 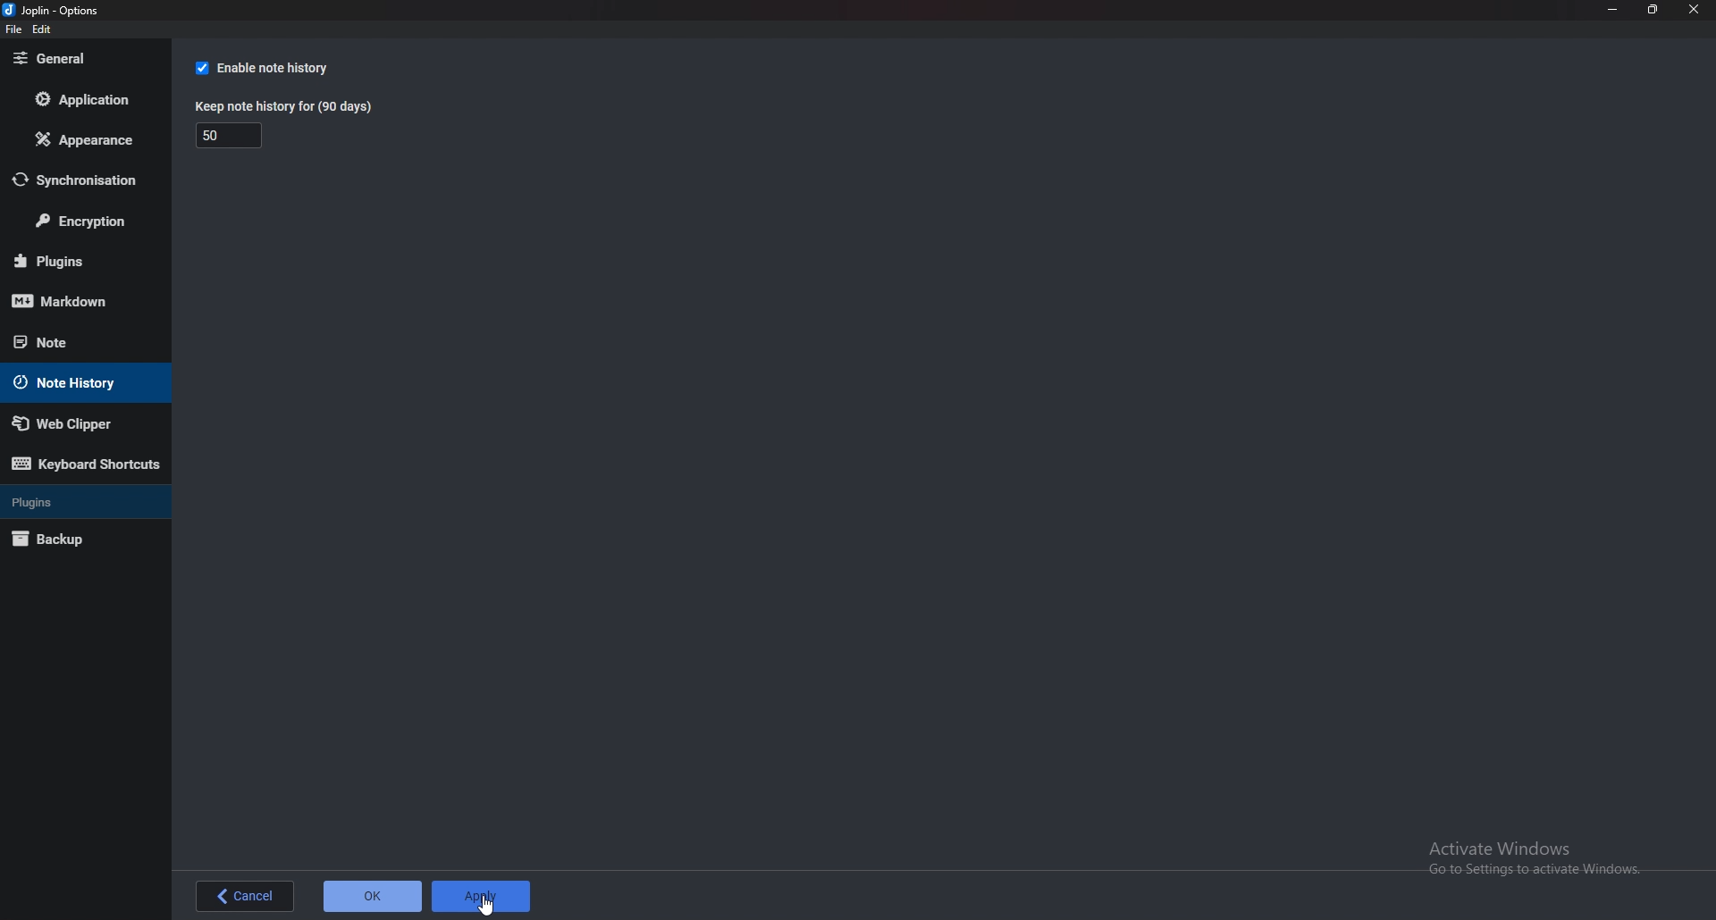 What do you see at coordinates (75, 263) in the screenshot?
I see `Plugins` at bounding box center [75, 263].